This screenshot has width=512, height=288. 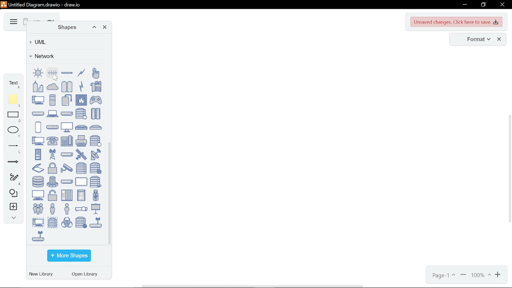 What do you see at coordinates (81, 209) in the screenshot?
I see `video projector` at bounding box center [81, 209].